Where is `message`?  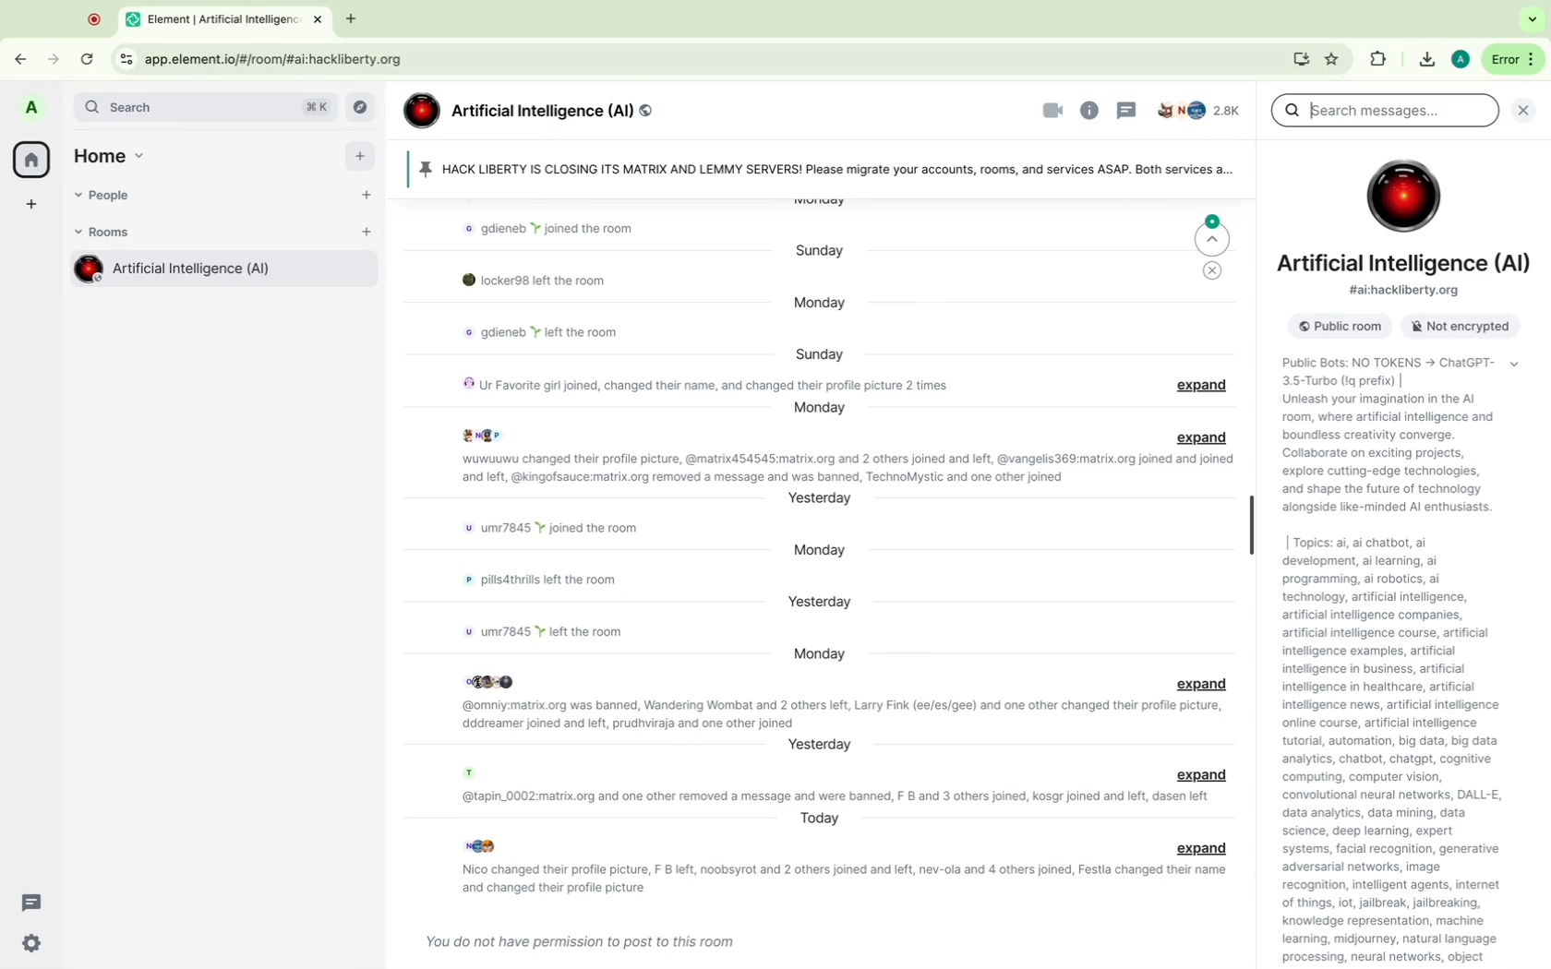 message is located at coordinates (560, 528).